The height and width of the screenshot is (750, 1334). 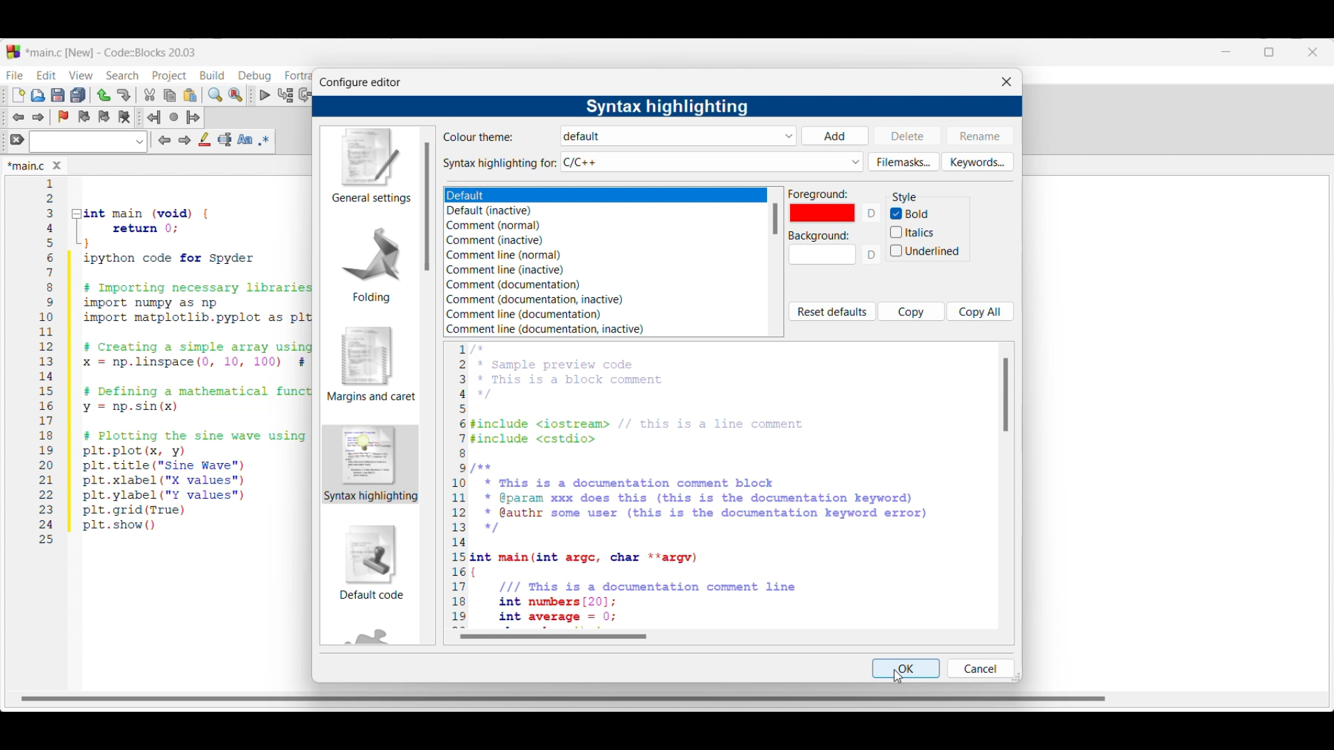 I want to click on File menu, so click(x=15, y=75).